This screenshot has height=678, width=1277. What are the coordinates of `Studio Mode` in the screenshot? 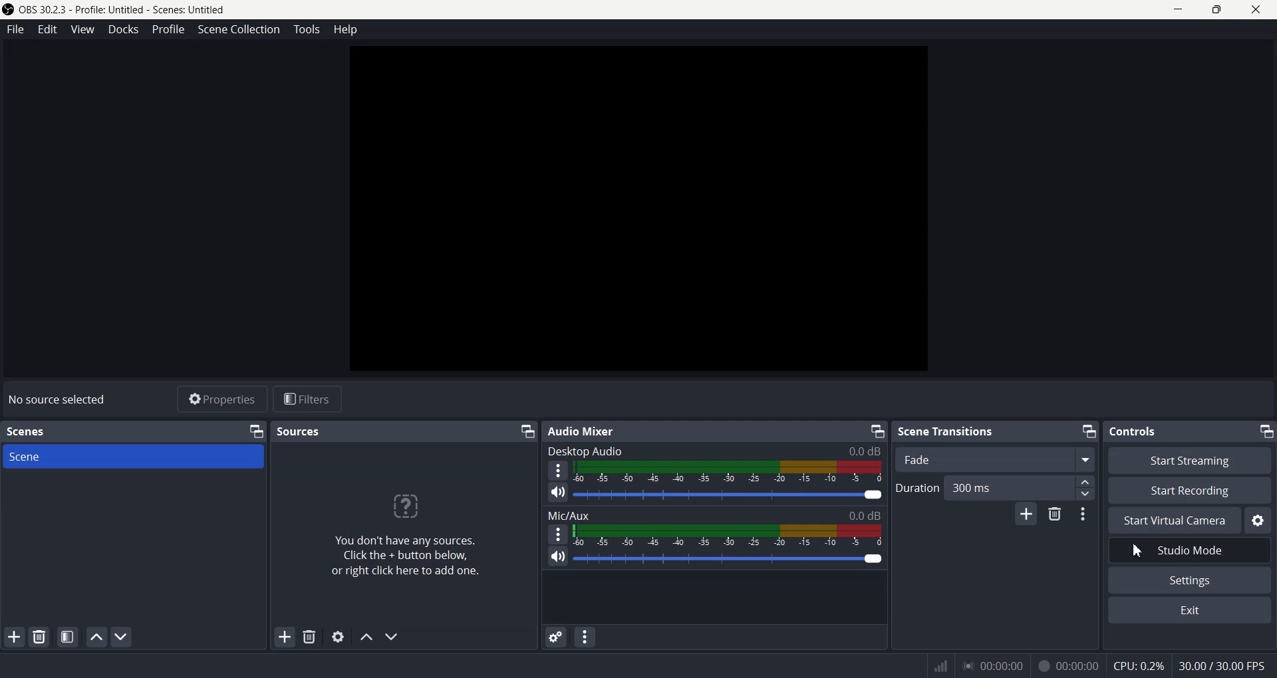 It's located at (1216, 551).